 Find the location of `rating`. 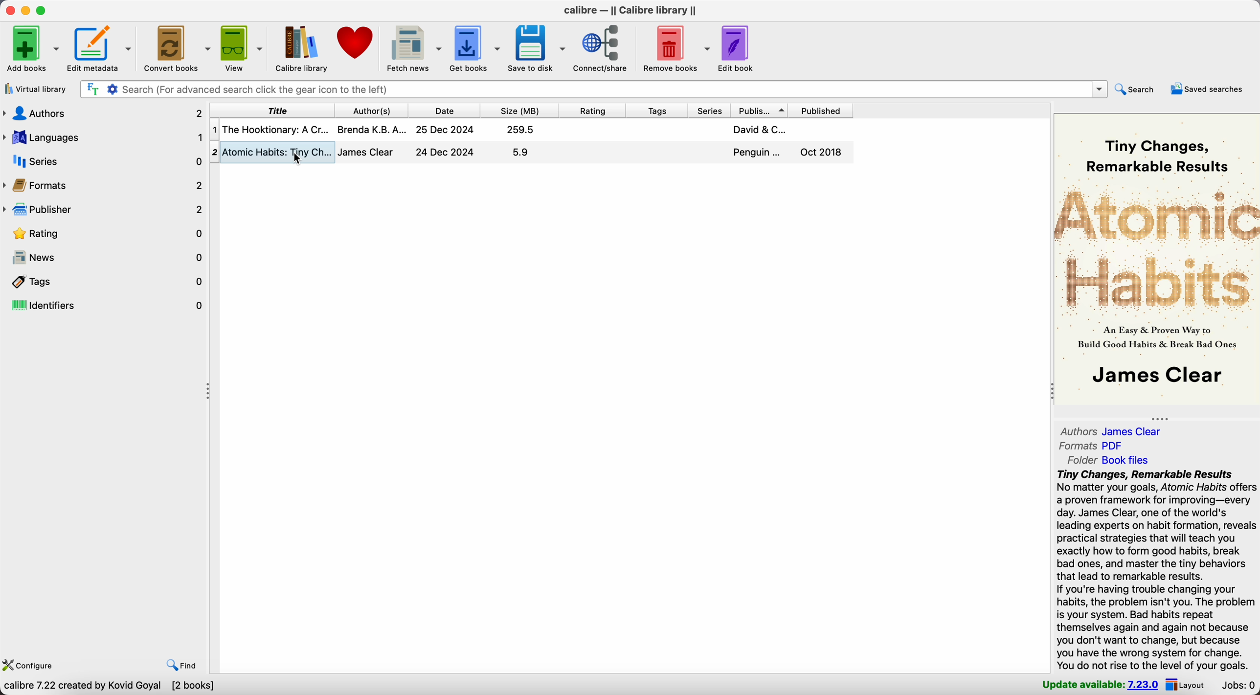

rating is located at coordinates (104, 233).